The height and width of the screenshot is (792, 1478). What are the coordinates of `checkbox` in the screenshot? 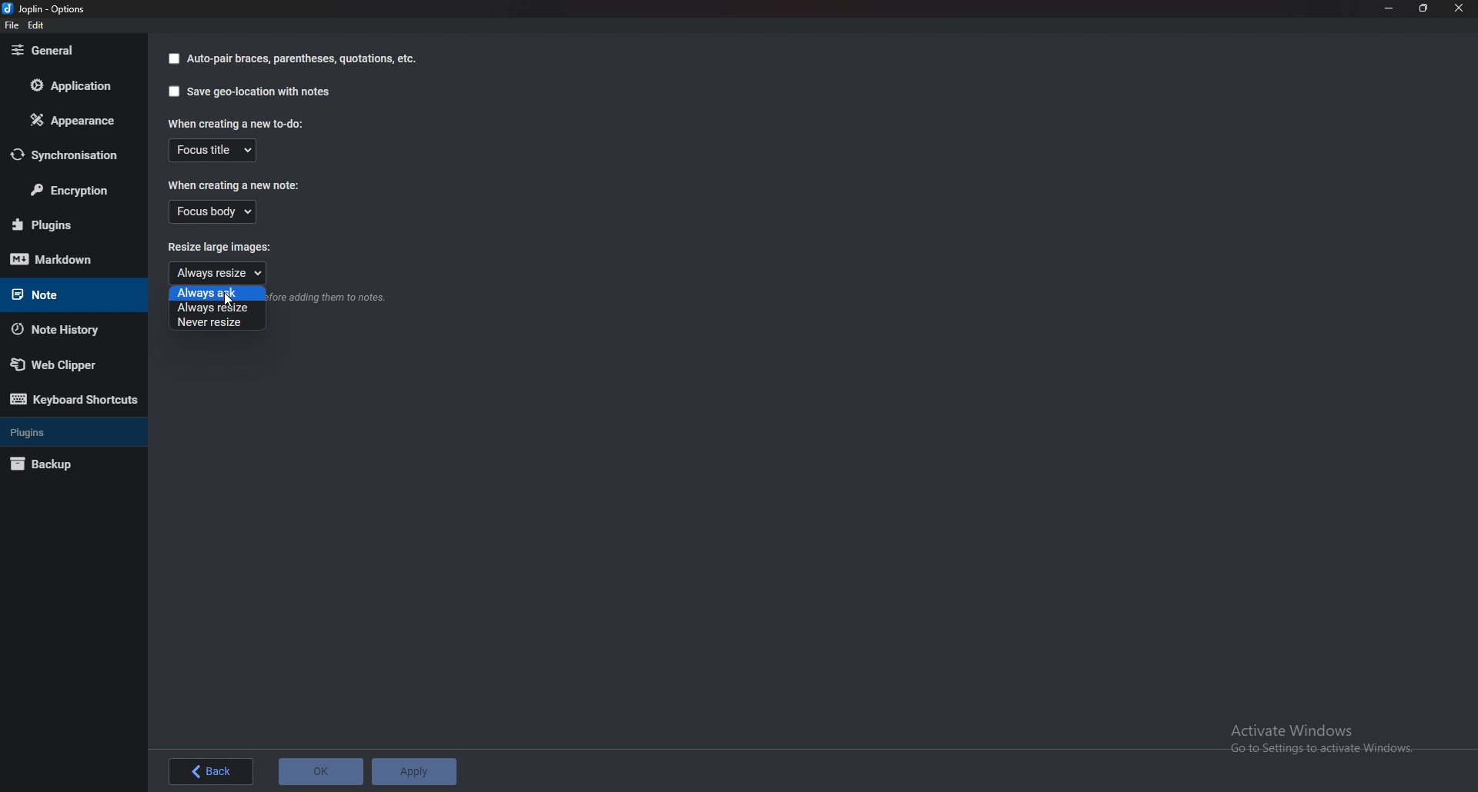 It's located at (171, 58).